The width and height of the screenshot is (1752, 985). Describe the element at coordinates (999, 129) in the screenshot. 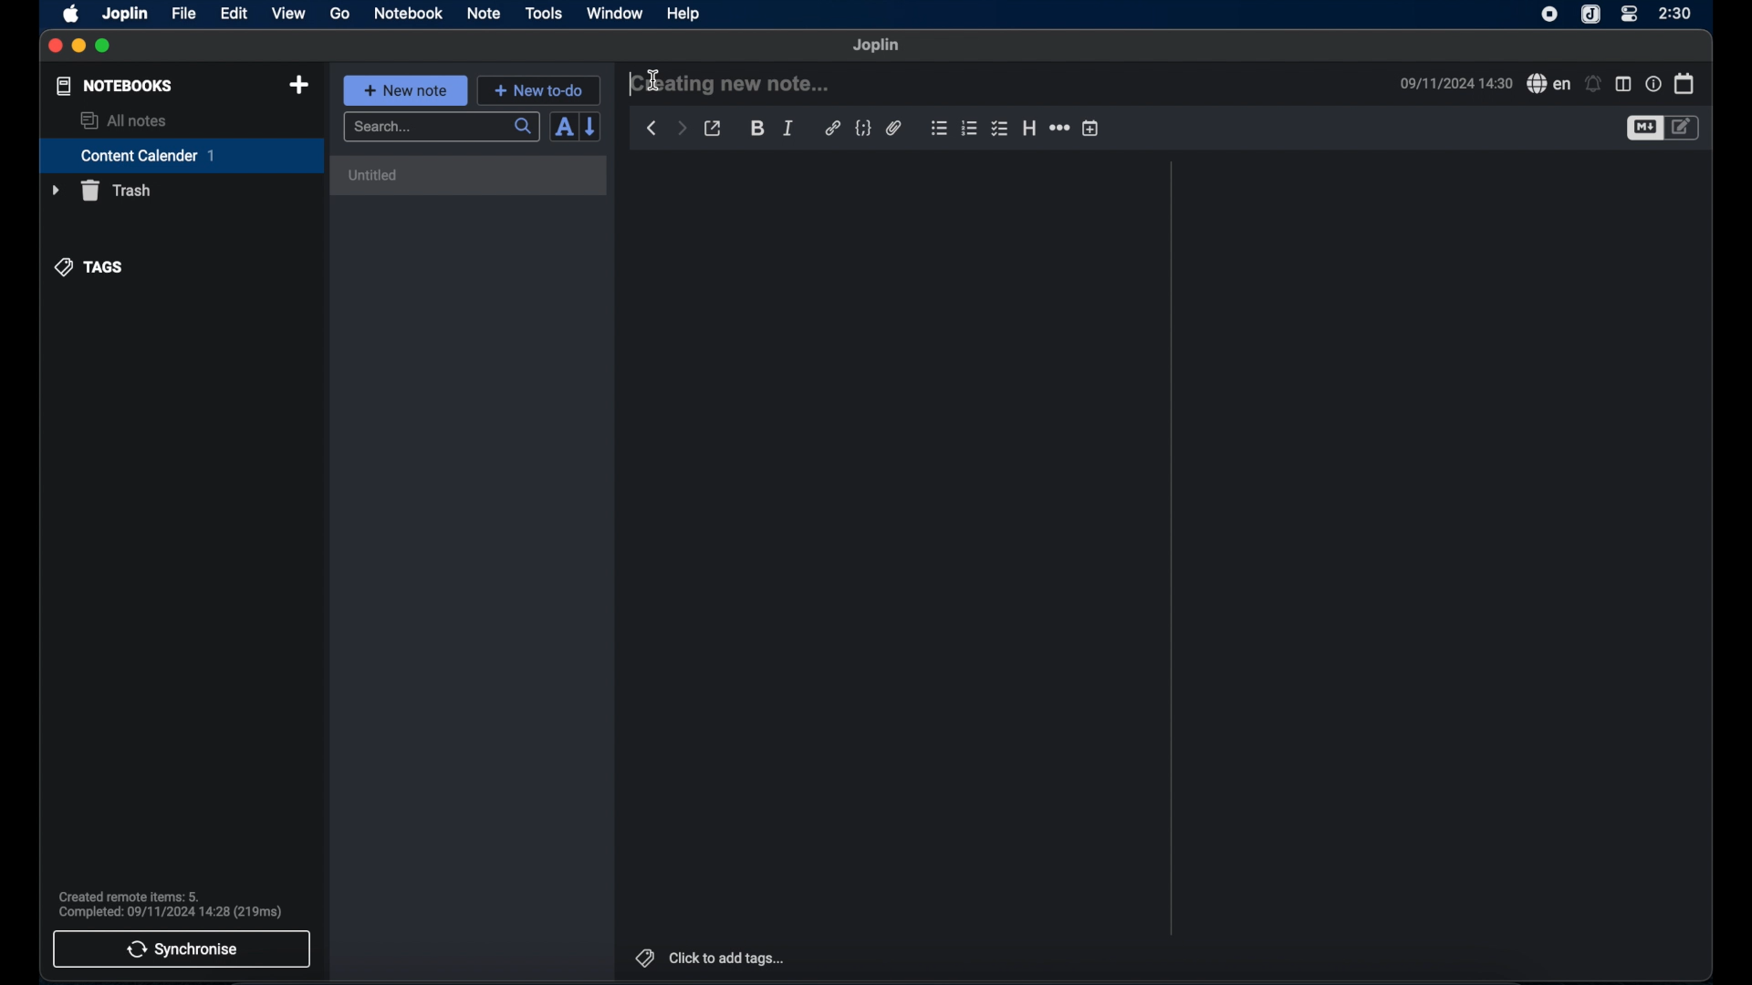

I see `checklist` at that location.